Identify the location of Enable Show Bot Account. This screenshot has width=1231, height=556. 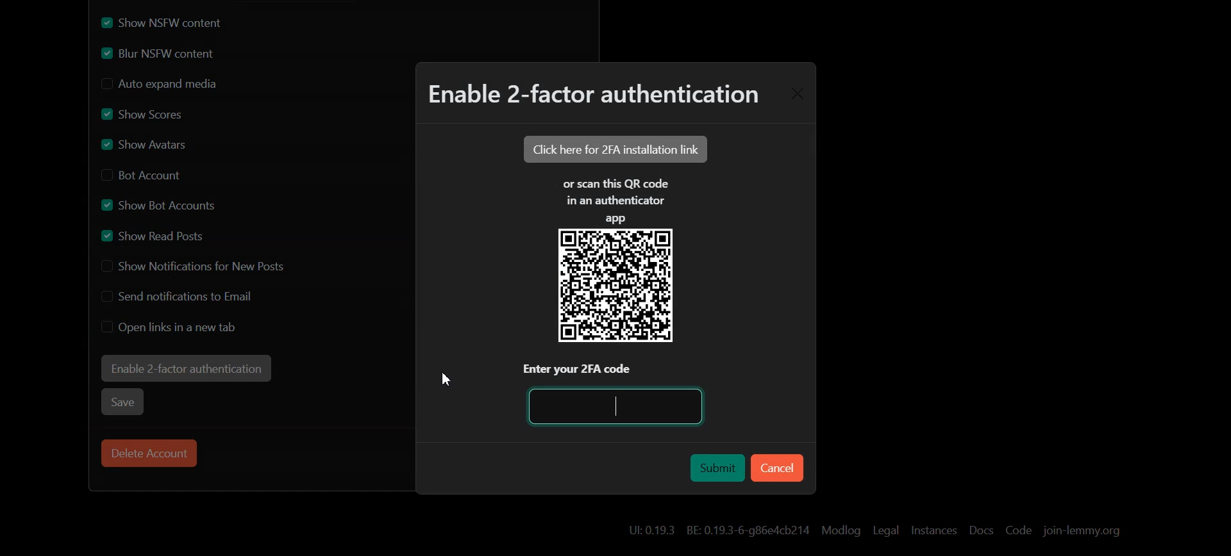
(160, 203).